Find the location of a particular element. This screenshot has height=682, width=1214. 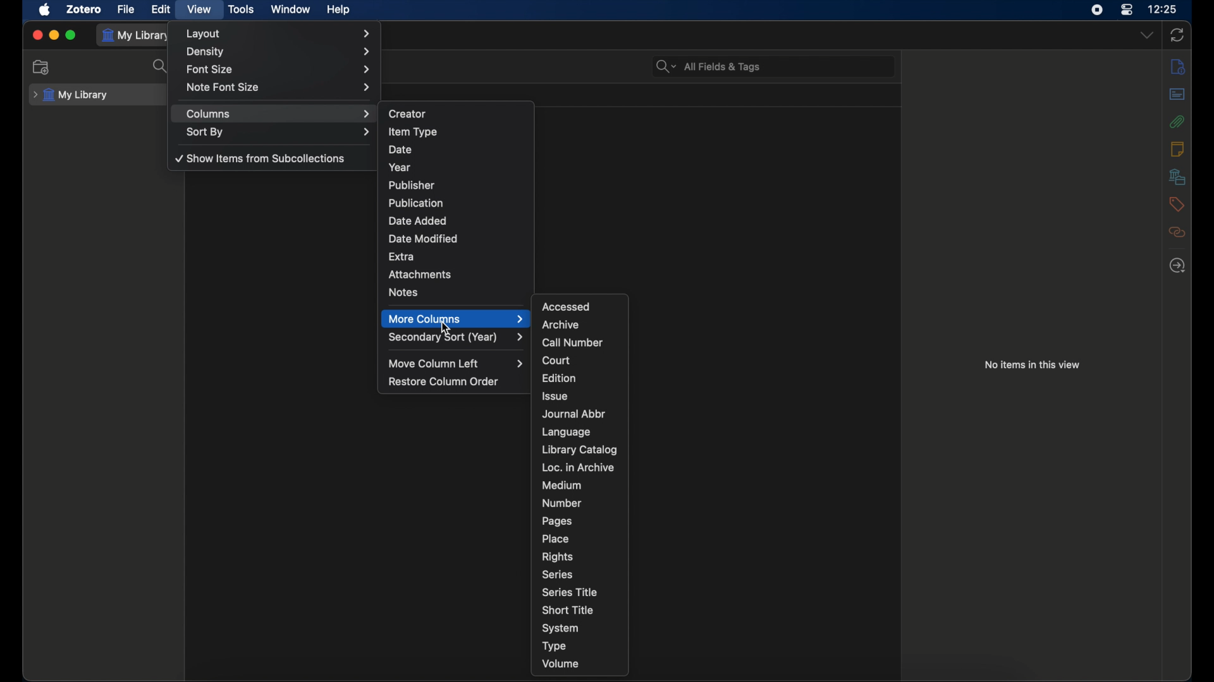

attachments is located at coordinates (420, 275).